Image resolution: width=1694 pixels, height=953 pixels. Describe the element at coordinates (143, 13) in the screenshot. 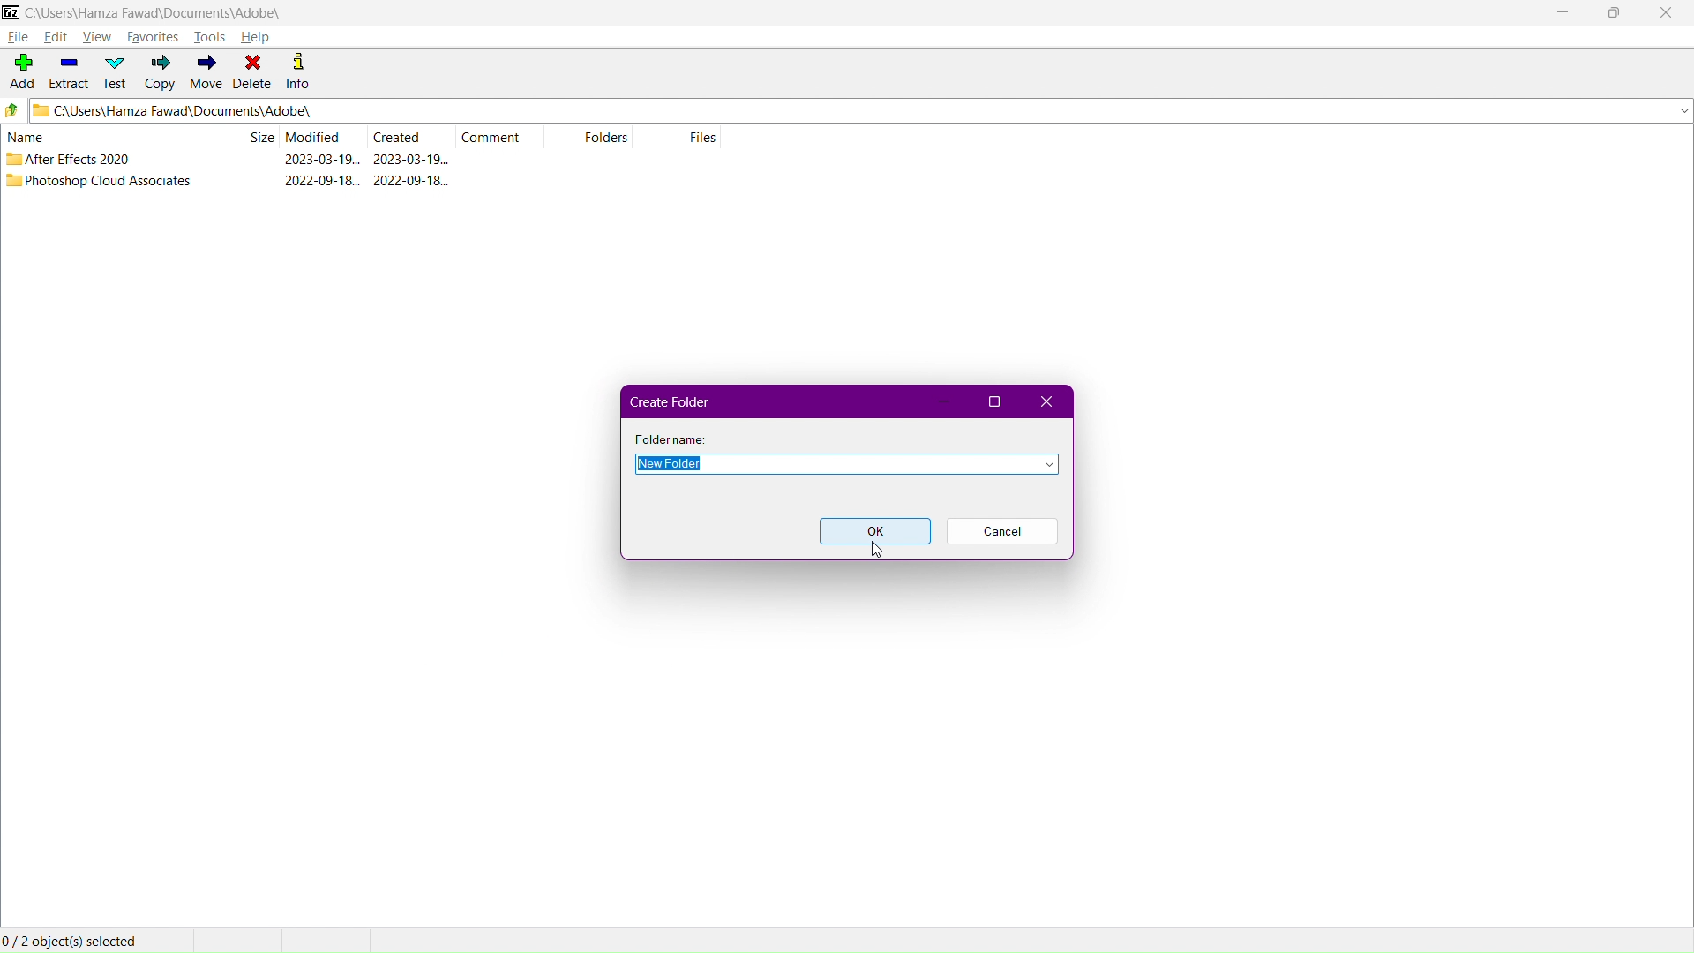

I see `Window Name` at that location.